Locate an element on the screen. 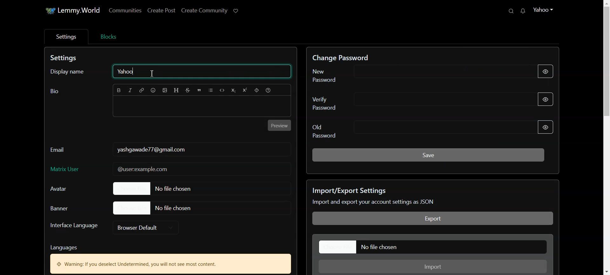 The width and height of the screenshot is (610, 275). Bold is located at coordinates (119, 90).